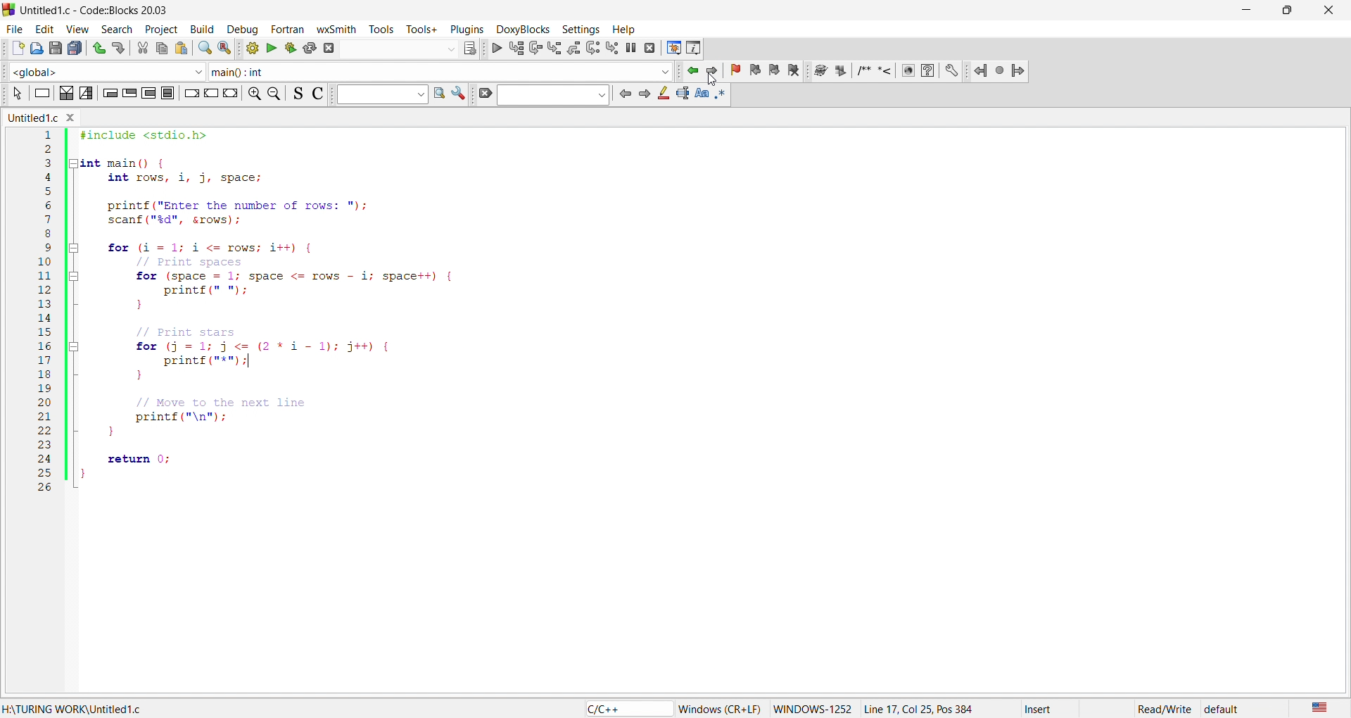 This screenshot has height=718, width=1351. Describe the element at coordinates (471, 48) in the screenshot. I see `icons` at that location.